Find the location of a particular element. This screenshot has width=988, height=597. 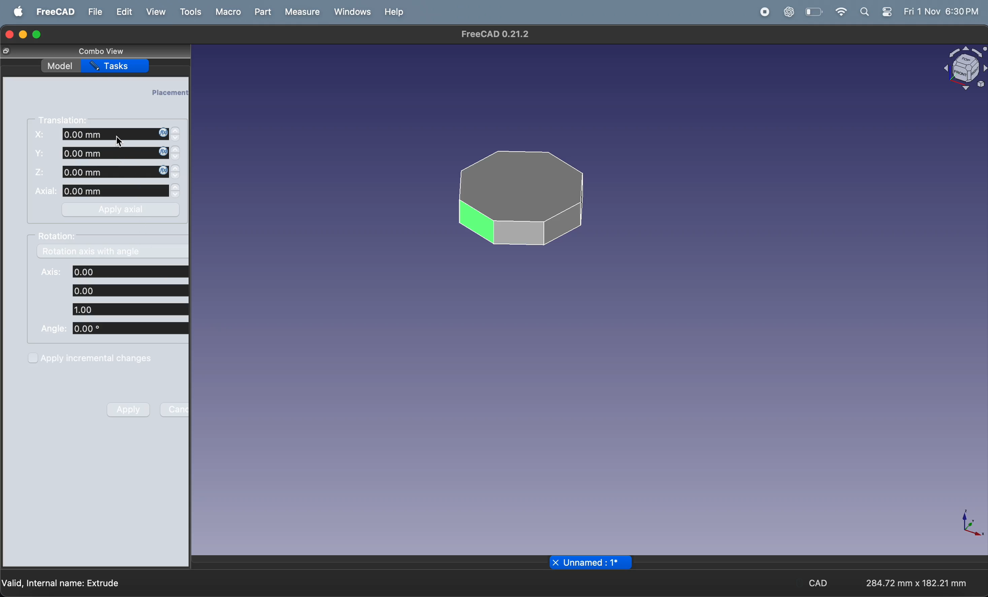

CAD is located at coordinates (818, 583).